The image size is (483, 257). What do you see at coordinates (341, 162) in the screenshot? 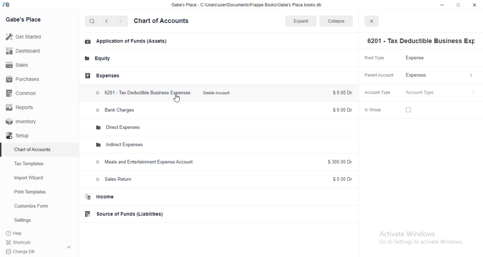
I see `$300.00 Dr.` at bounding box center [341, 162].